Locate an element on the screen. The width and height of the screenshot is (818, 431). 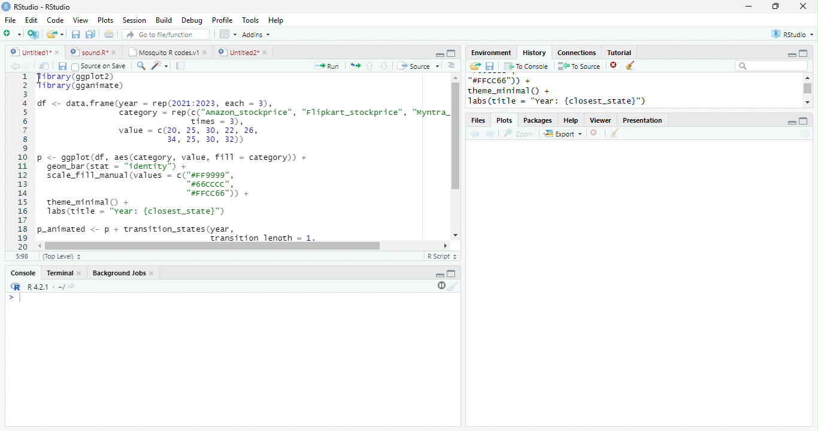
Terminal is located at coordinates (59, 273).